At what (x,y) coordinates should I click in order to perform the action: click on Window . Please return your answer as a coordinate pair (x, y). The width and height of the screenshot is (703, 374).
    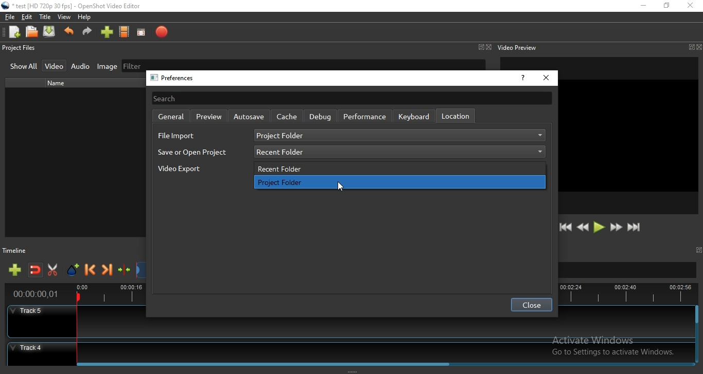
    Looking at the image, I should click on (480, 47).